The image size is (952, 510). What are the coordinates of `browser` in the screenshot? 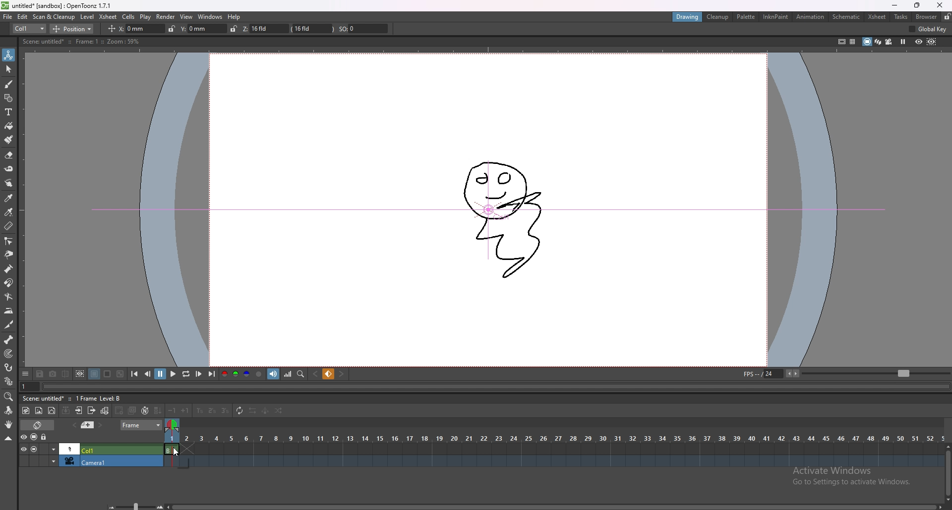 It's located at (926, 16).